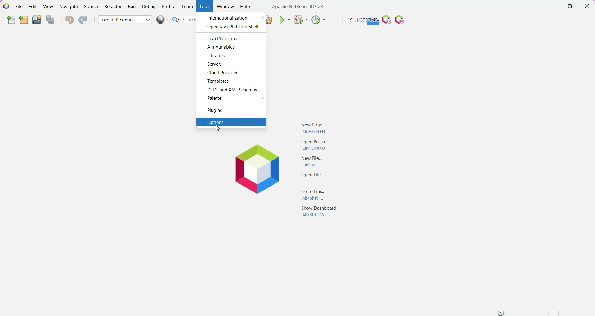 The height and width of the screenshot is (316, 595). Describe the element at coordinates (163, 20) in the screenshot. I see `Run All` at that location.